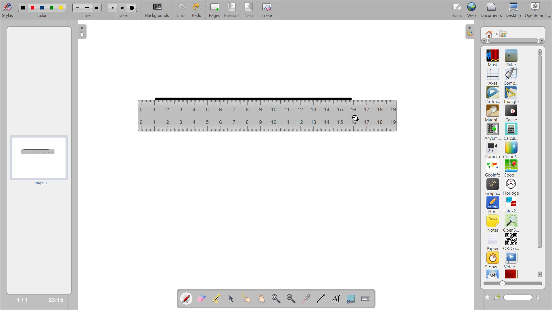  What do you see at coordinates (512, 282) in the screenshot?
I see `zoom slider` at bounding box center [512, 282].